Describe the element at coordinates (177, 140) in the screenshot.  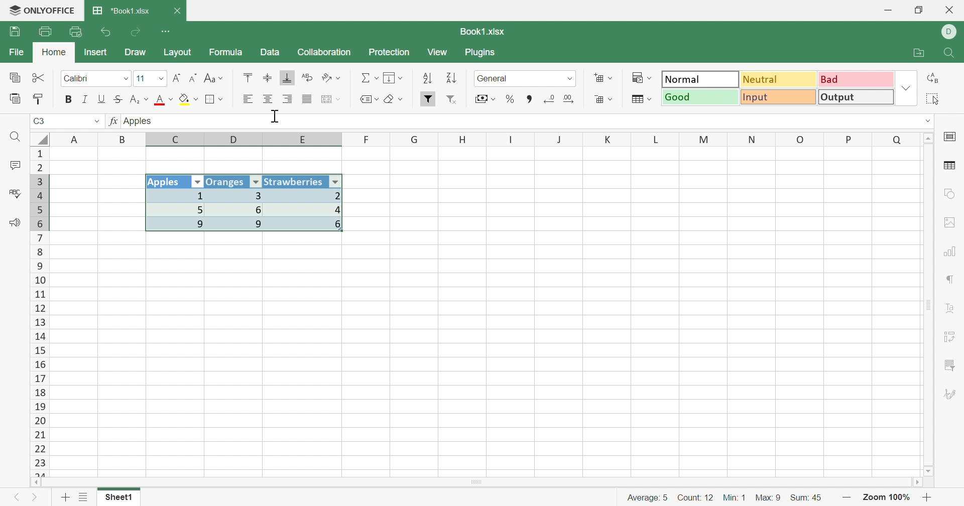
I see `C` at that location.